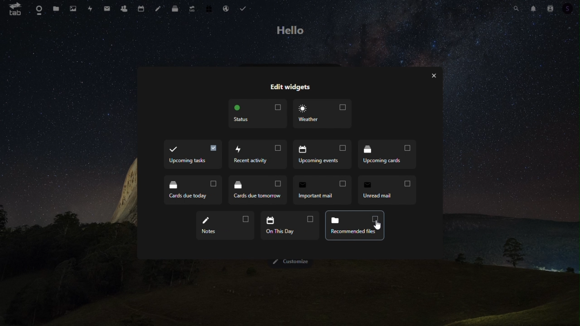 The height and width of the screenshot is (326, 580). I want to click on search, so click(517, 9).